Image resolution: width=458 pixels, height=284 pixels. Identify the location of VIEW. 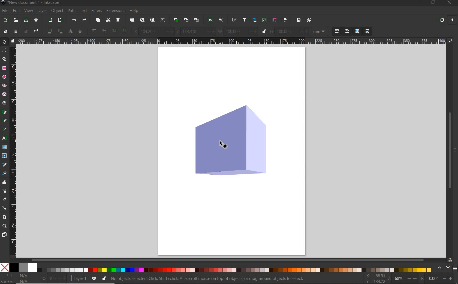
(28, 11).